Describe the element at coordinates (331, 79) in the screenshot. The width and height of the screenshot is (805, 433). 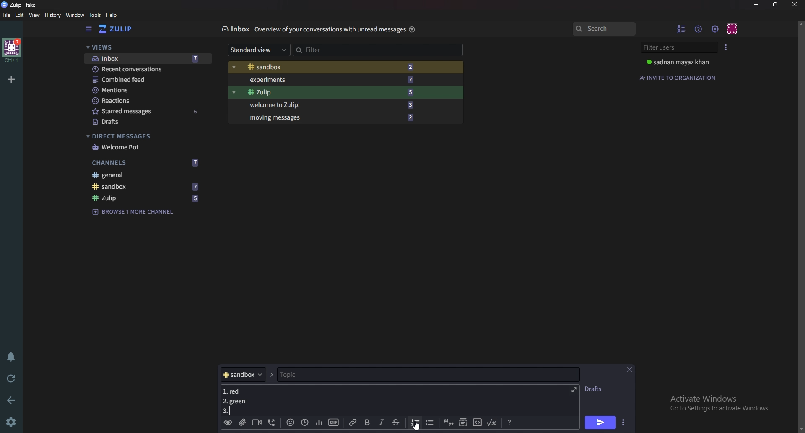
I see `Experiments` at that location.